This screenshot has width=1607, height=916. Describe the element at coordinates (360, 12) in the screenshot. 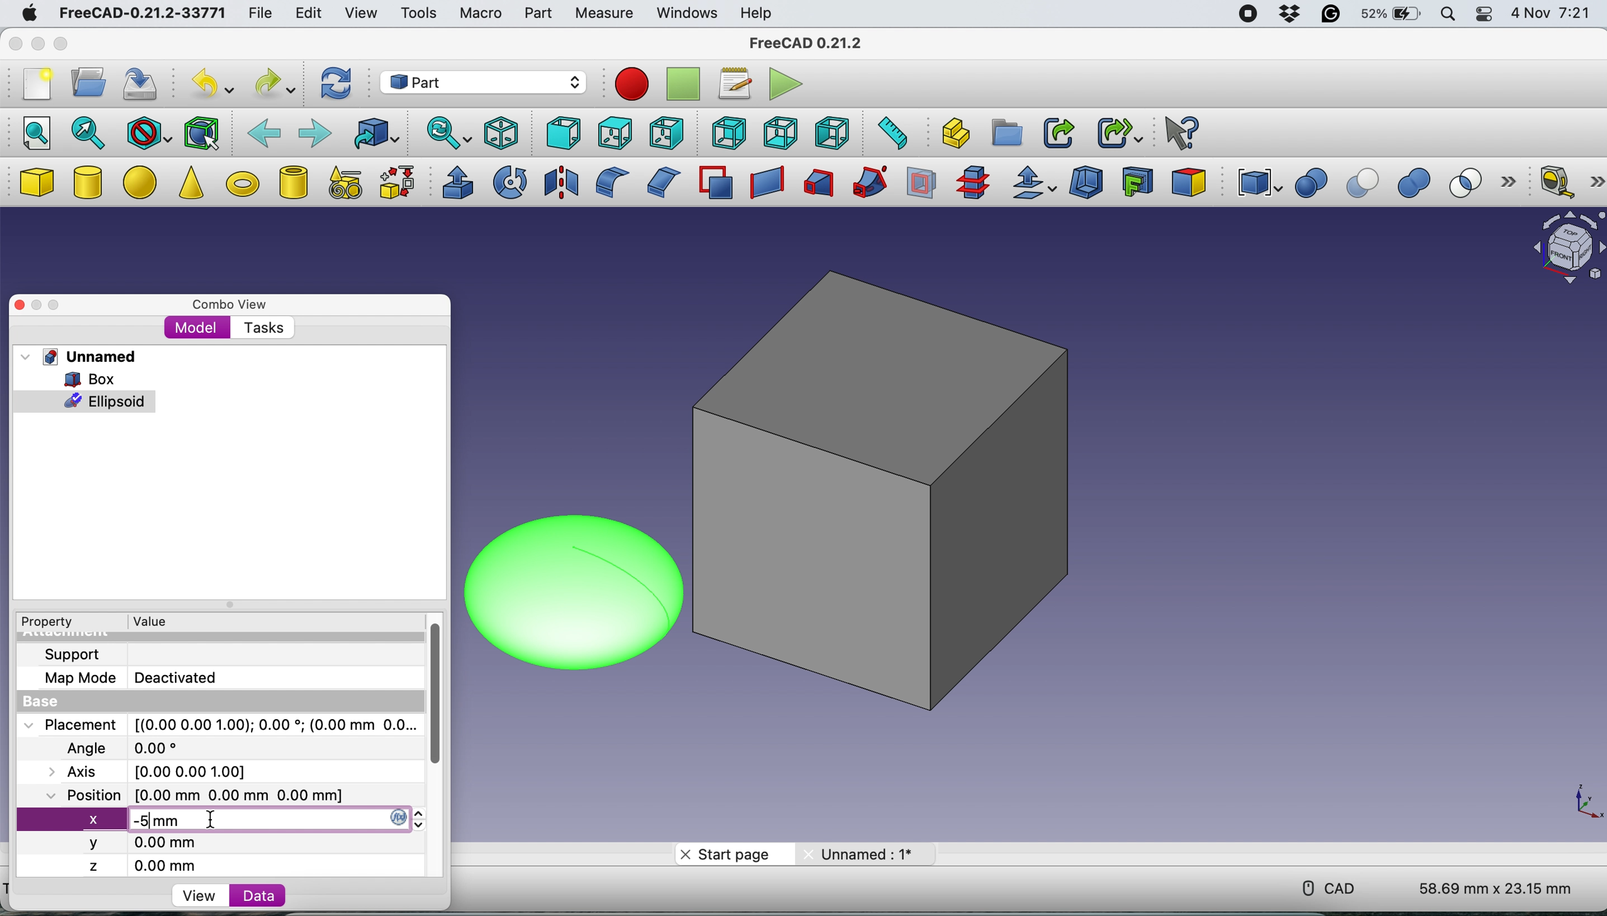

I see `view` at that location.